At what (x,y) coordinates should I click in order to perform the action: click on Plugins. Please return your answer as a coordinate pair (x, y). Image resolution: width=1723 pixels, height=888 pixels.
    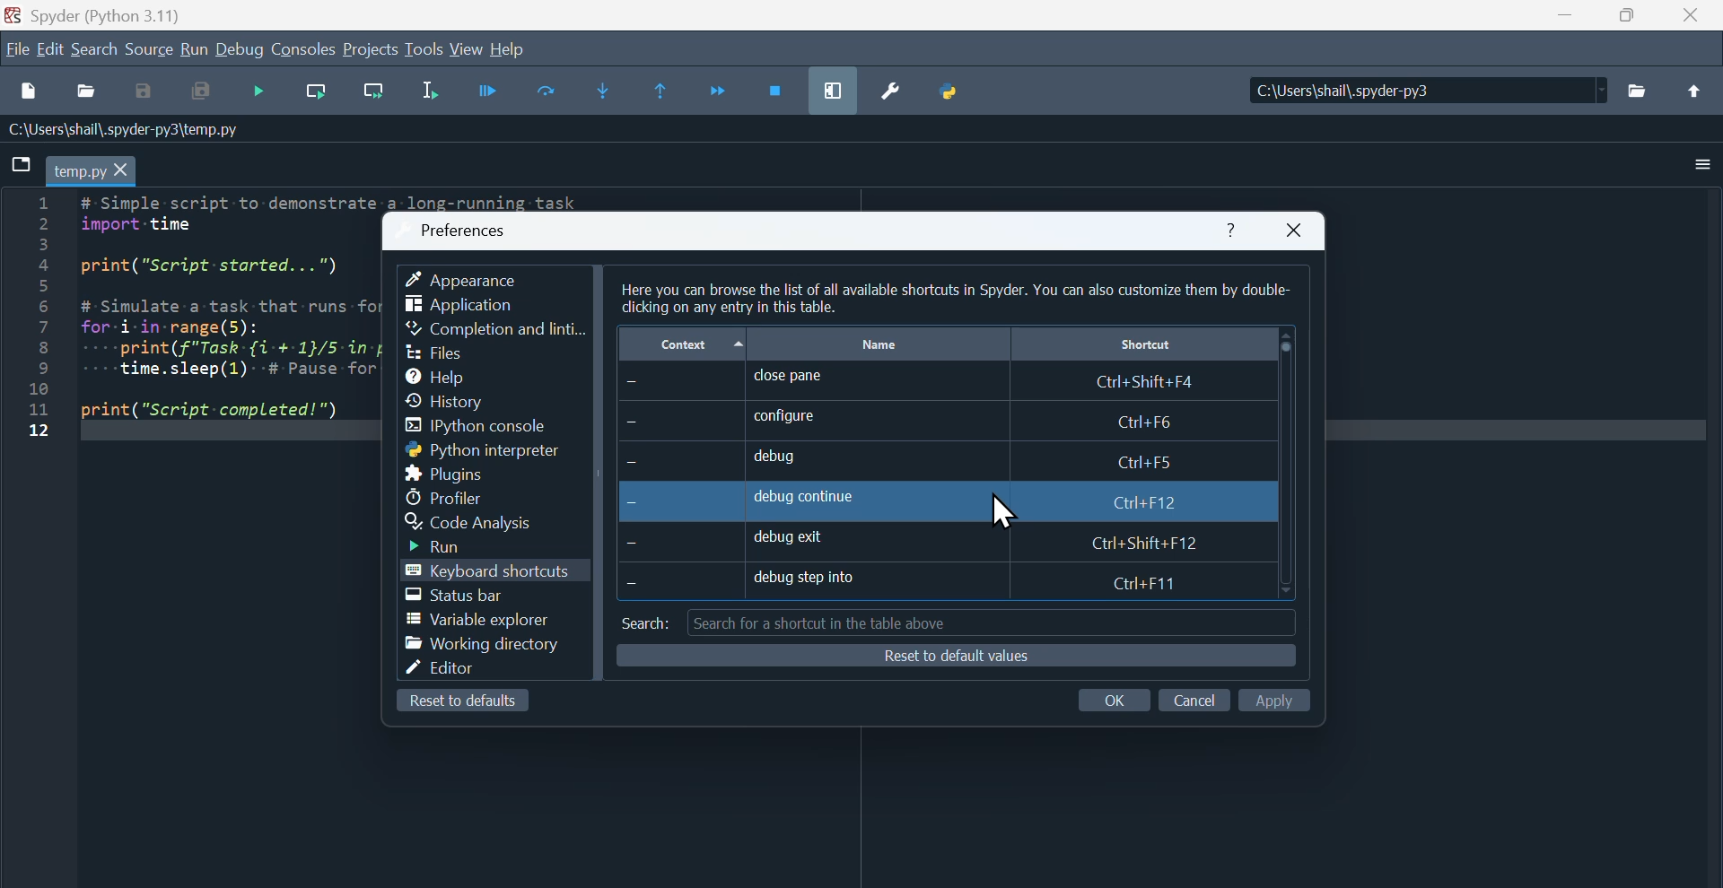
    Looking at the image, I should click on (454, 473).